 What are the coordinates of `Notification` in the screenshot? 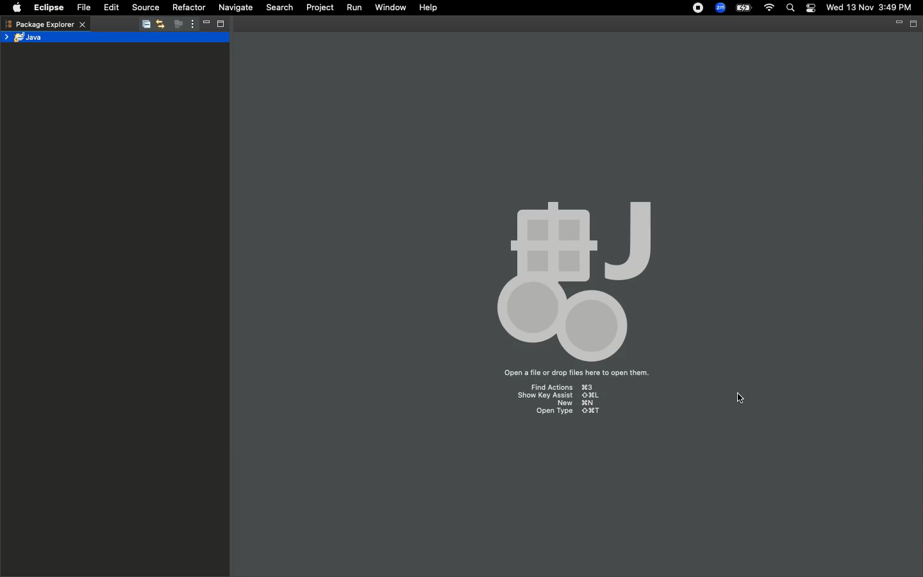 It's located at (812, 8).